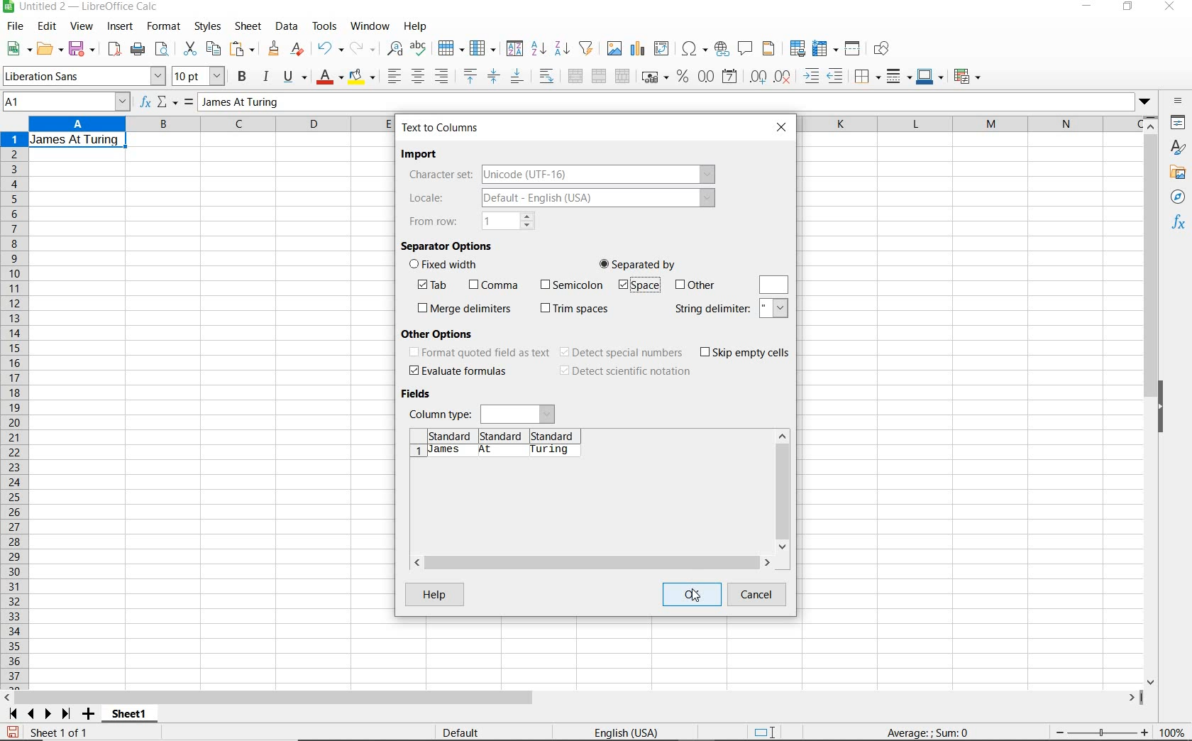  I want to click on clone formatting, so click(273, 49).